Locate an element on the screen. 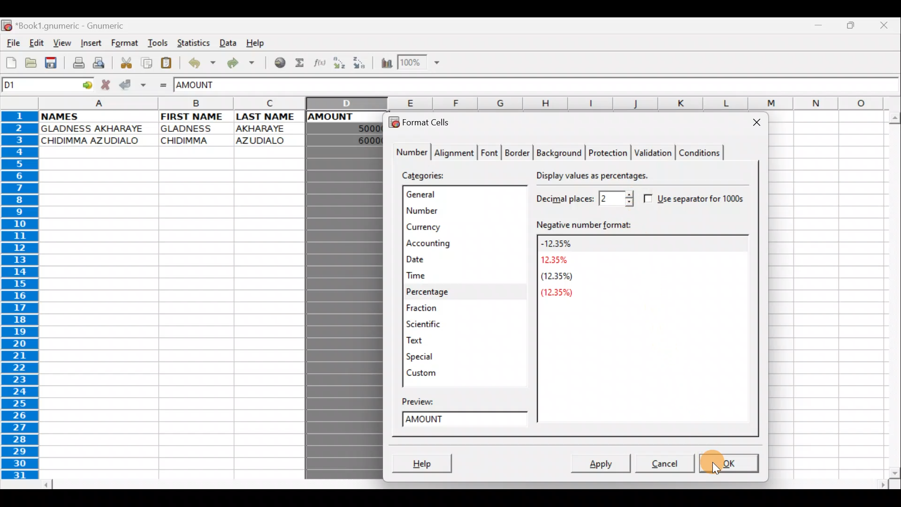 The height and width of the screenshot is (507, 901). (12%) is located at coordinates (555, 278).